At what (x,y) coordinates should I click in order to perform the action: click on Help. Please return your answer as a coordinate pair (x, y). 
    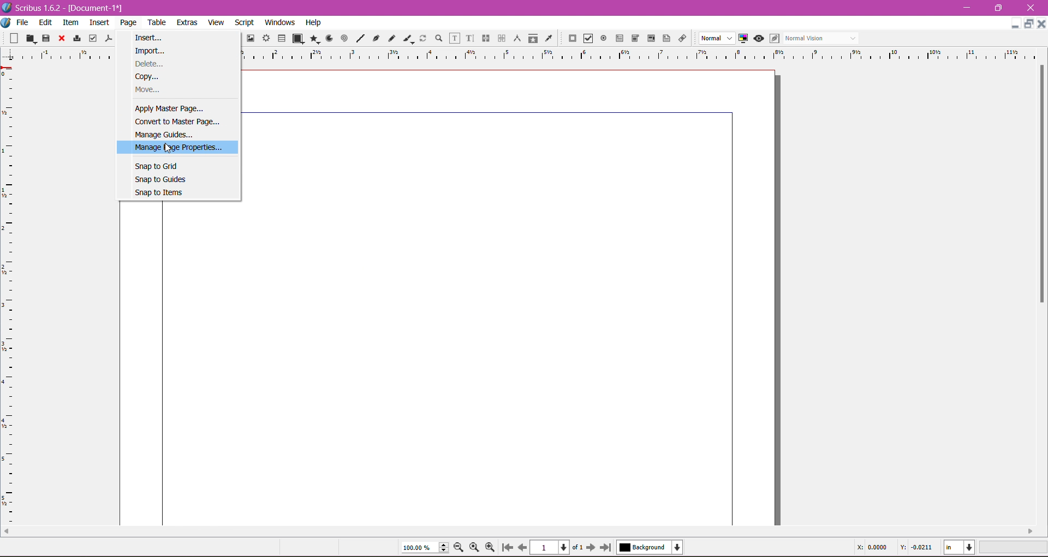
    Looking at the image, I should click on (314, 22).